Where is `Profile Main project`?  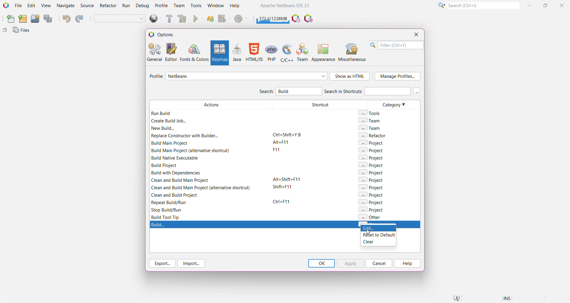
Profile Main project is located at coordinates (241, 19).